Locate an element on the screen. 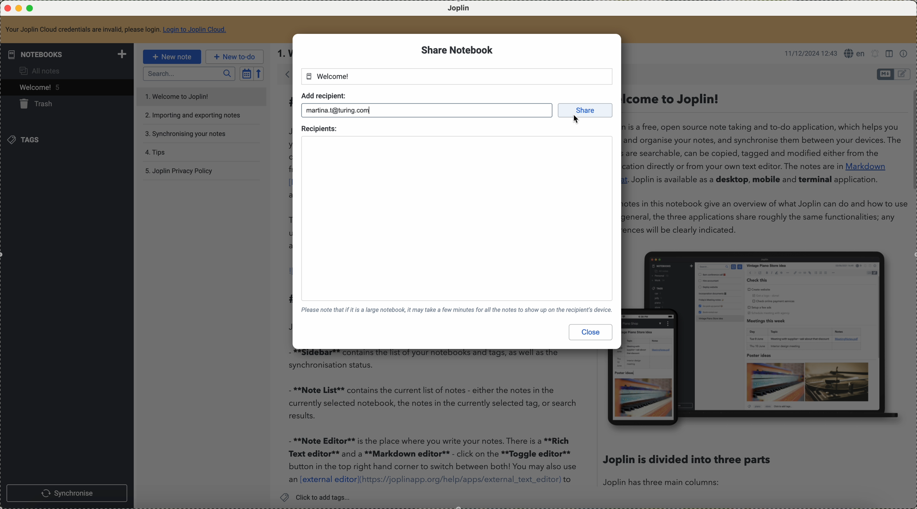 This screenshot has width=917, height=509. search bar is located at coordinates (189, 74).